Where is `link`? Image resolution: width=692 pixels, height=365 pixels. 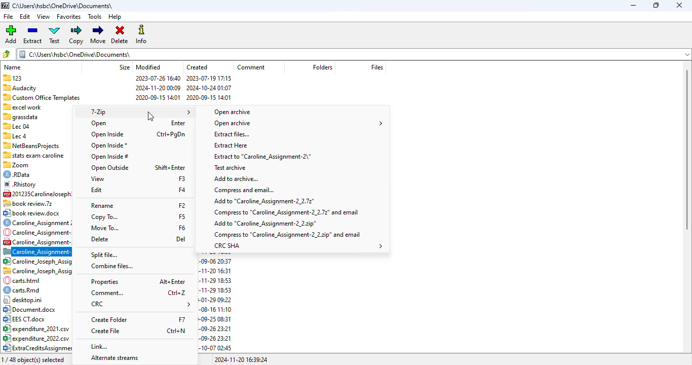 link is located at coordinates (99, 346).